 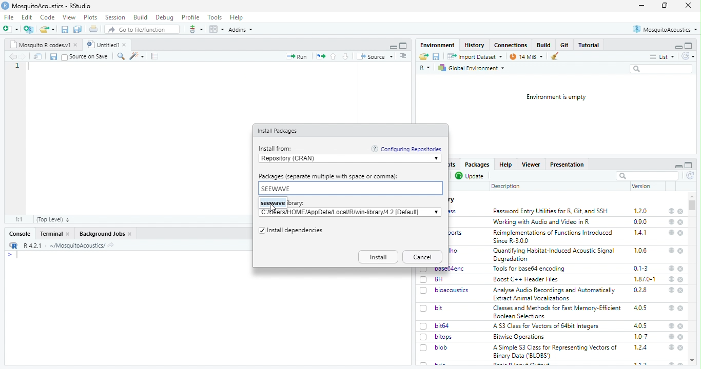 What do you see at coordinates (17, 255) in the screenshot?
I see `typing indicator` at bounding box center [17, 255].